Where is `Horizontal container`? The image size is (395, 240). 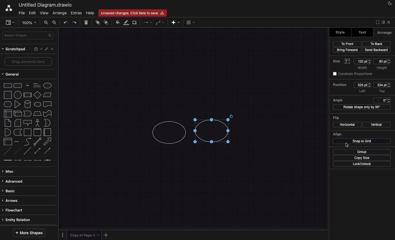 Horizontal container is located at coordinates (48, 132).